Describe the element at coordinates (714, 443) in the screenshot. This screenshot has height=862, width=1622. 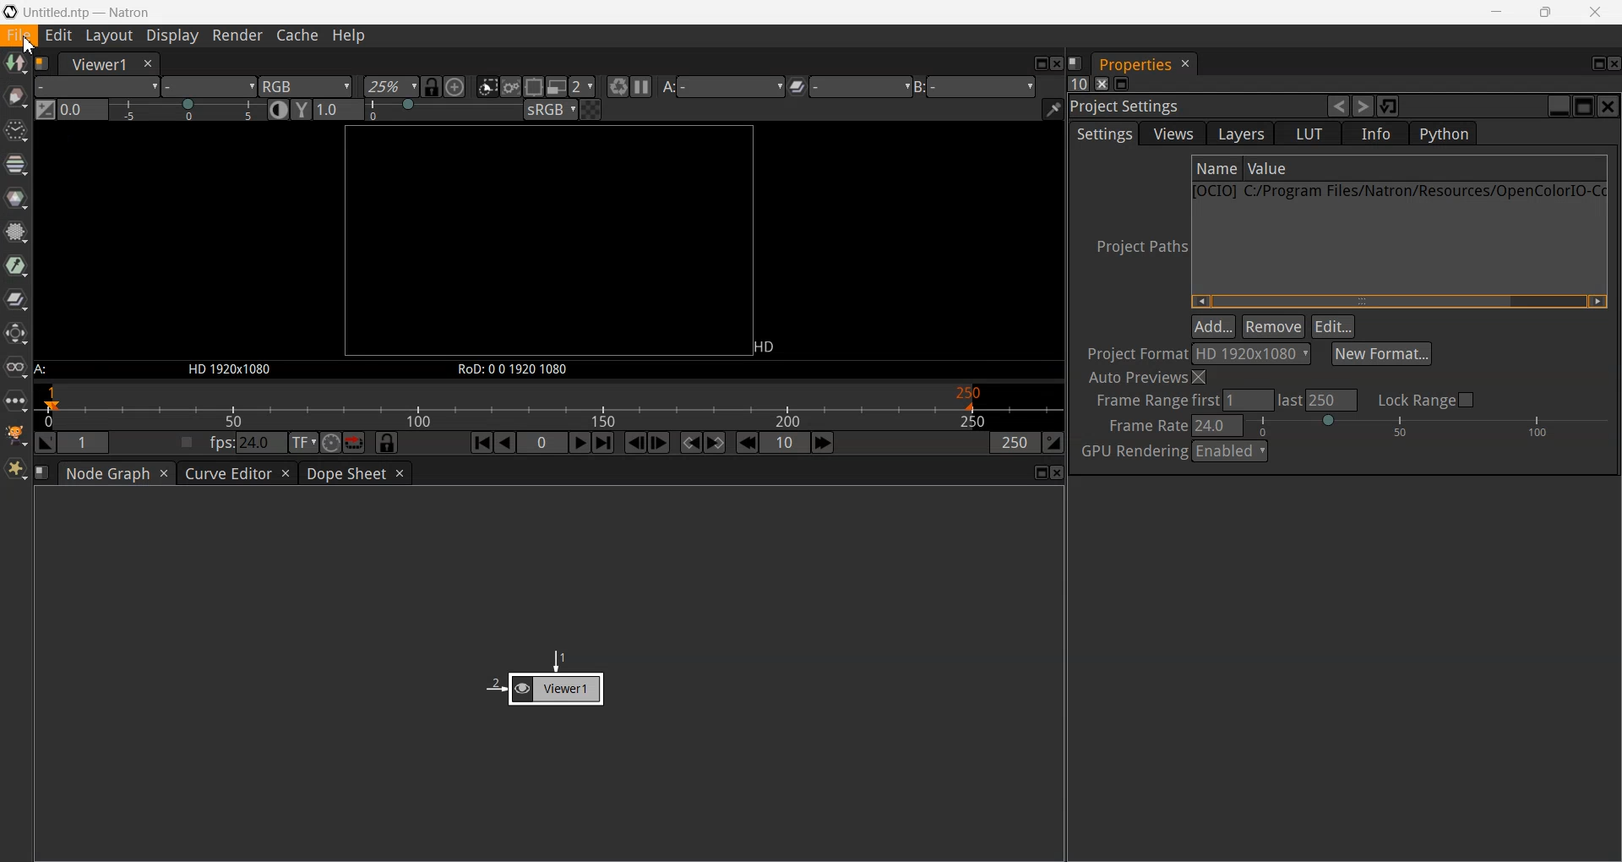
I see `Next keyframe` at that location.